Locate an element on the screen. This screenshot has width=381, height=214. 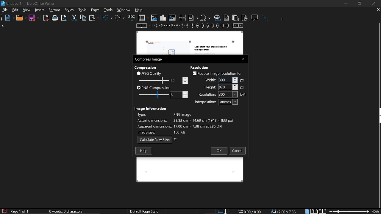
interpolation is located at coordinates (215, 102).